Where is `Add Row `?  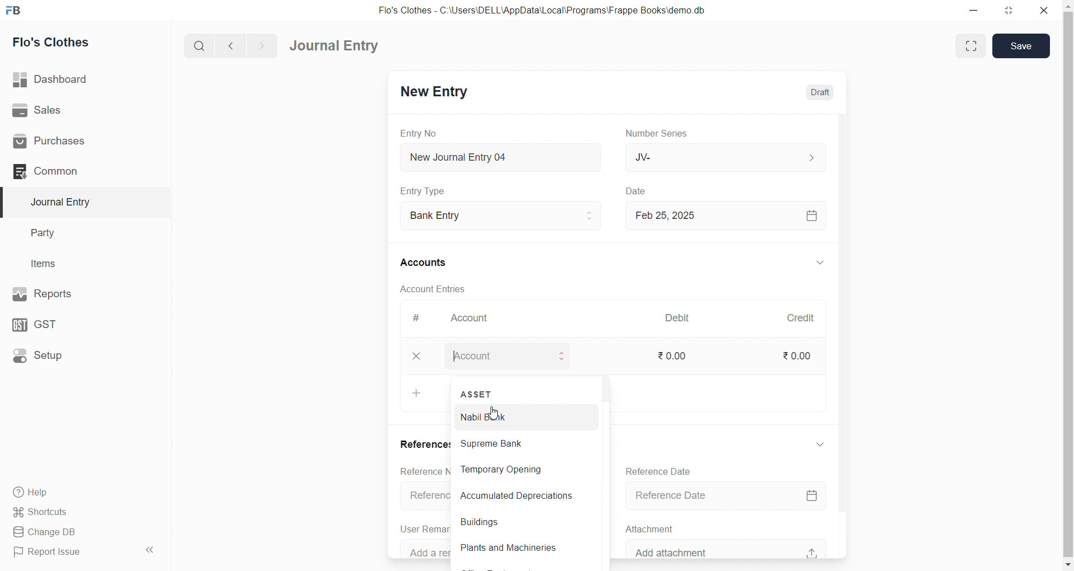
Add Row  is located at coordinates (418, 393).